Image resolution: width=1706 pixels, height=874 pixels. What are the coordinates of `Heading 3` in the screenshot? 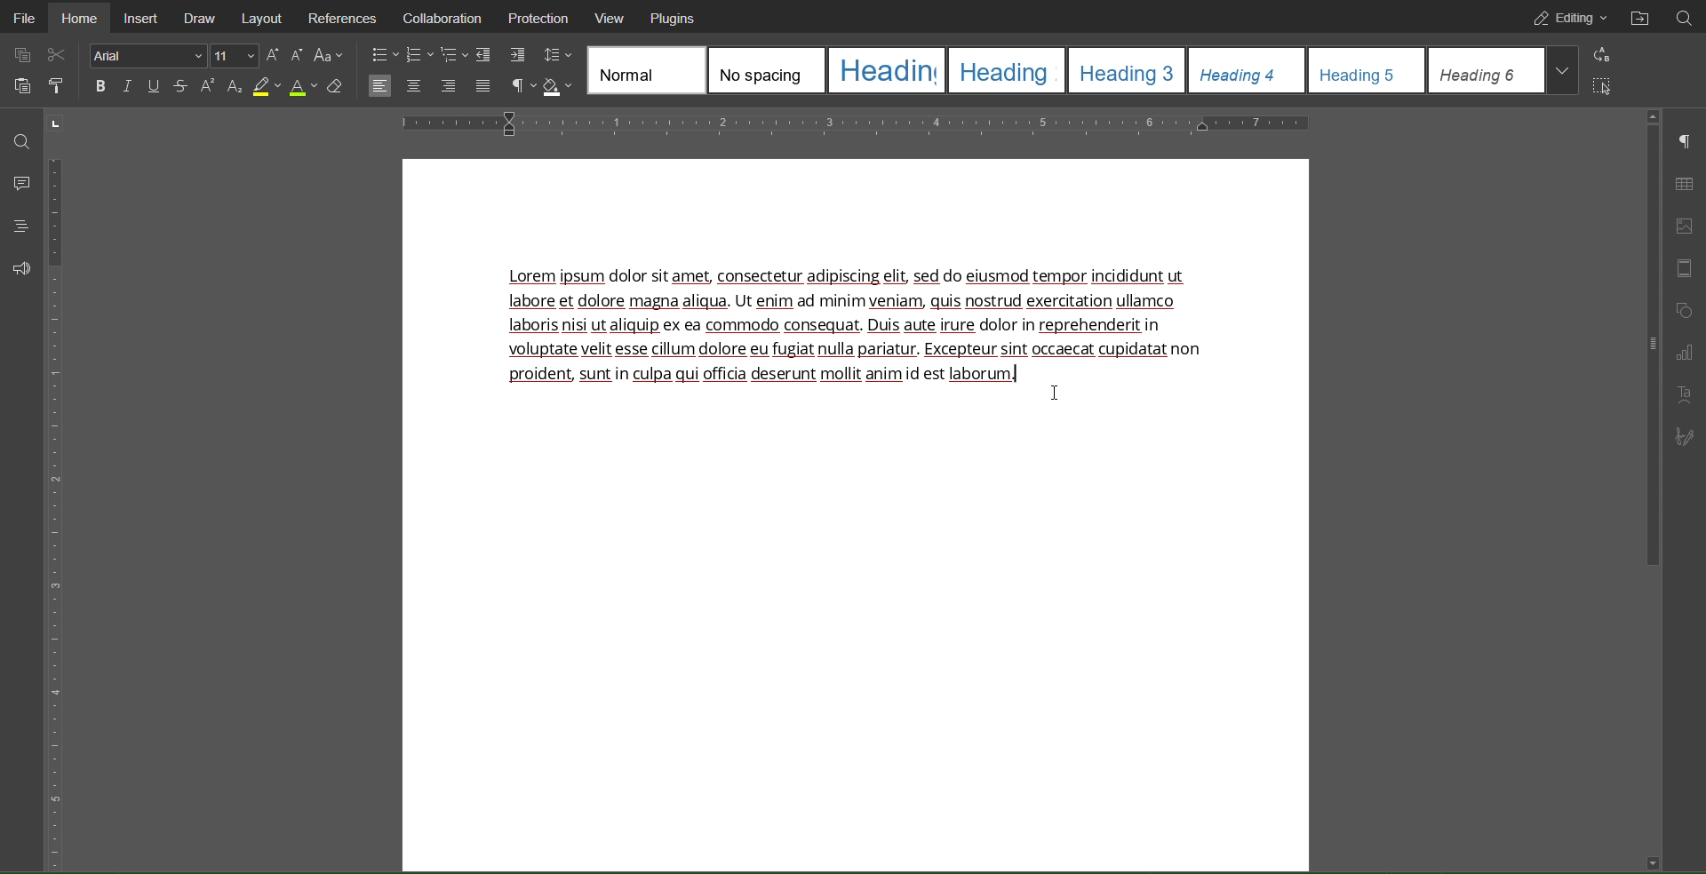 It's located at (1129, 70).